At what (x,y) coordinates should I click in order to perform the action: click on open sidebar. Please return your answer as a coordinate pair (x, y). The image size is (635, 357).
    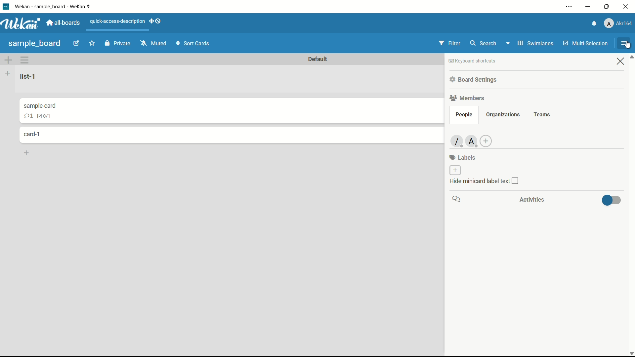
    Looking at the image, I should click on (624, 44).